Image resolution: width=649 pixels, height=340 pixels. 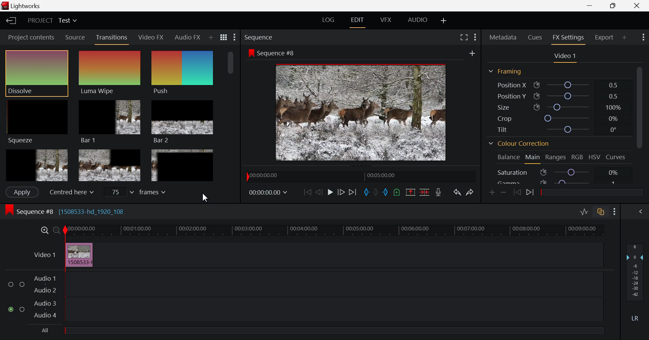 What do you see at coordinates (596, 158) in the screenshot?
I see `HSV` at bounding box center [596, 158].